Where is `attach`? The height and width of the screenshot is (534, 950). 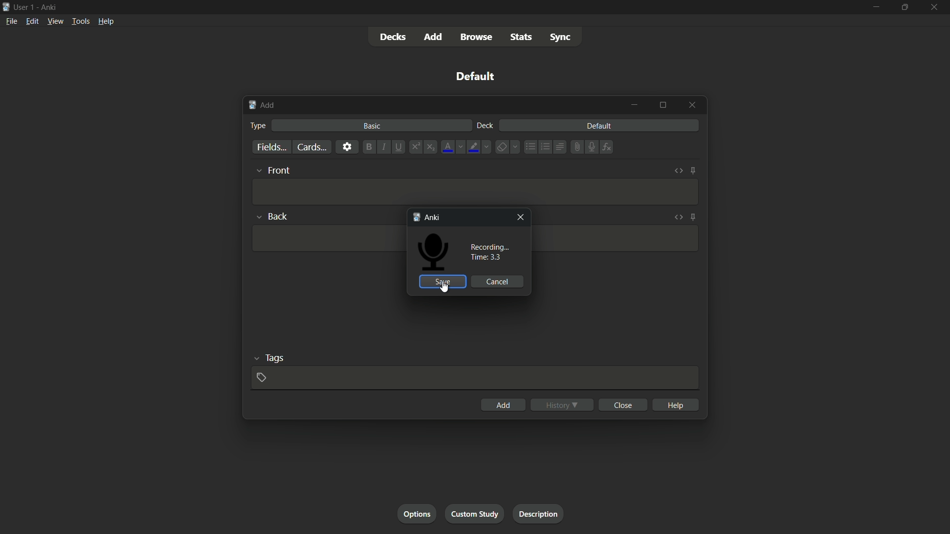
attach is located at coordinates (575, 147).